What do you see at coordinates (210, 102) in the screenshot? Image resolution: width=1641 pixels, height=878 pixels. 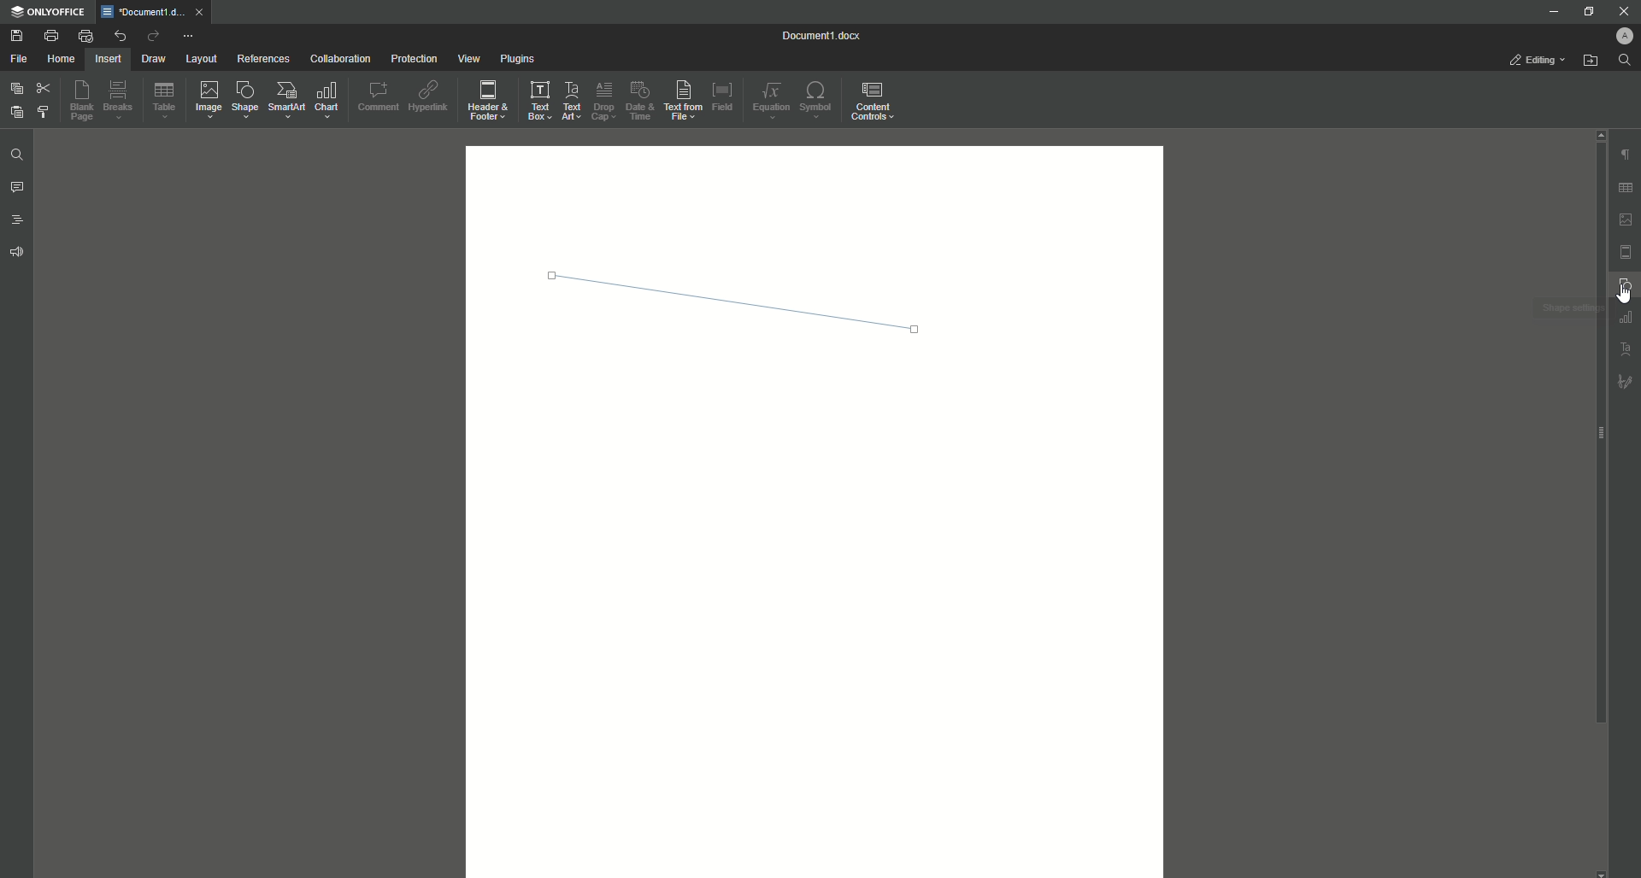 I see `Image` at bounding box center [210, 102].